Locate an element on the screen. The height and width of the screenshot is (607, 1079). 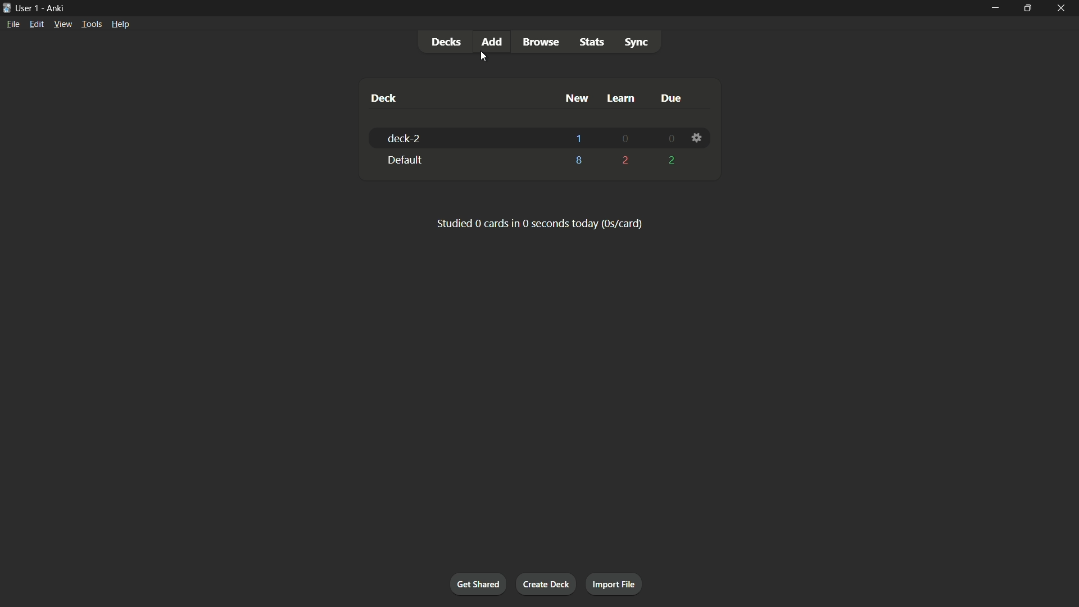
new is located at coordinates (577, 98).